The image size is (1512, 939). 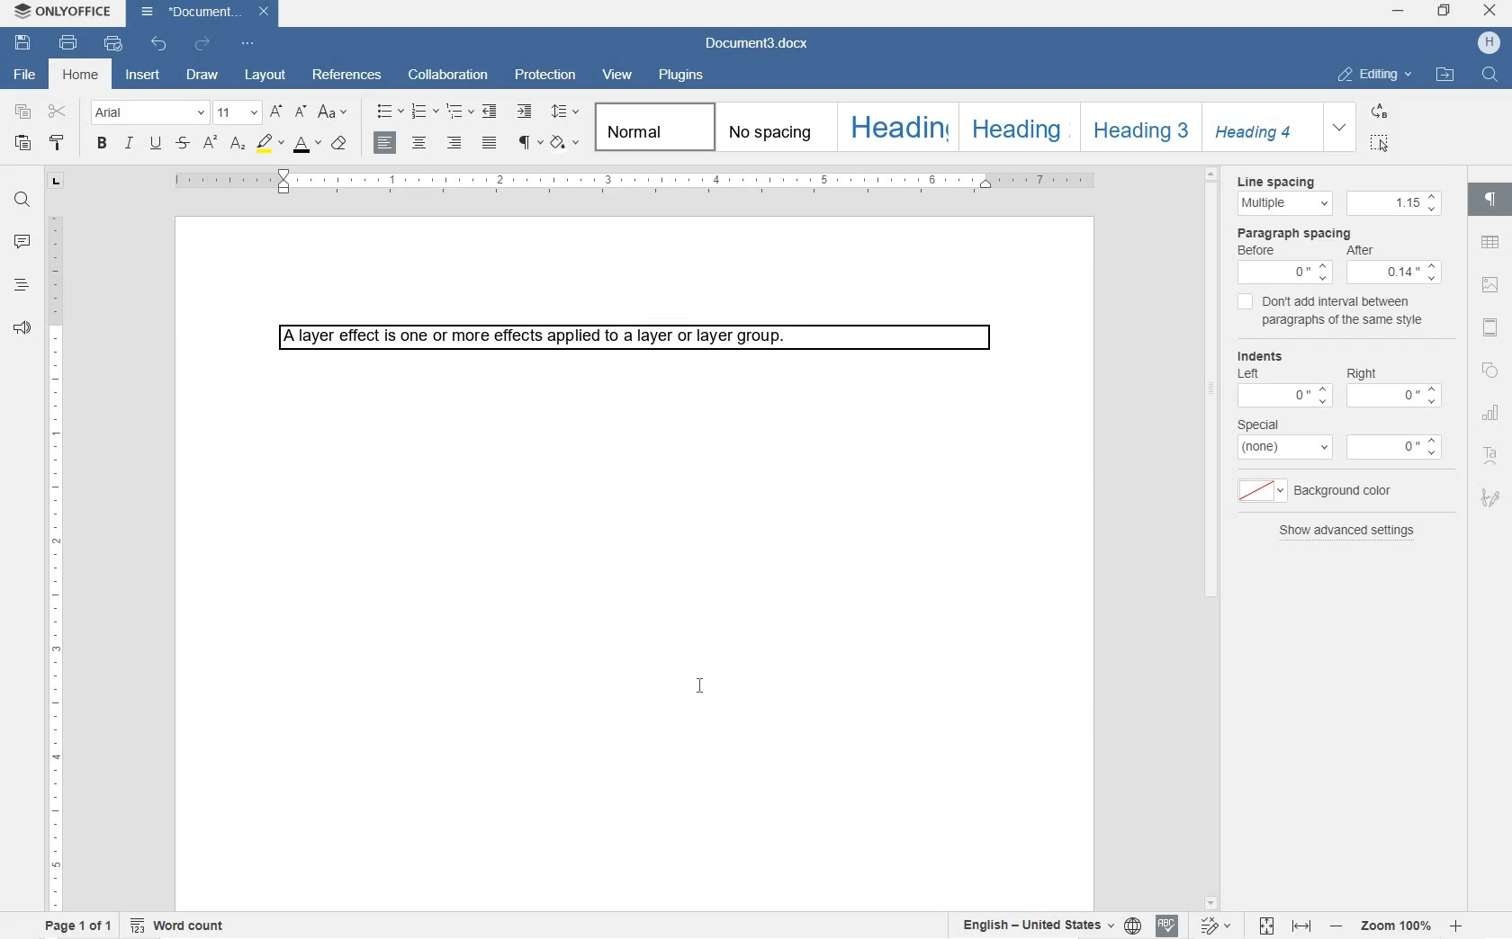 What do you see at coordinates (1284, 265) in the screenshot?
I see `Before` at bounding box center [1284, 265].